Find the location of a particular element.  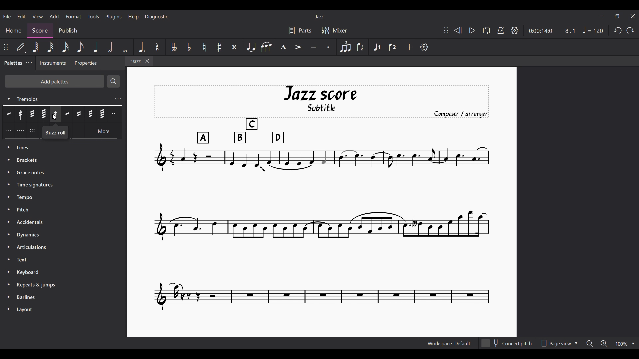

Buzz roll is located at coordinates (55, 132).